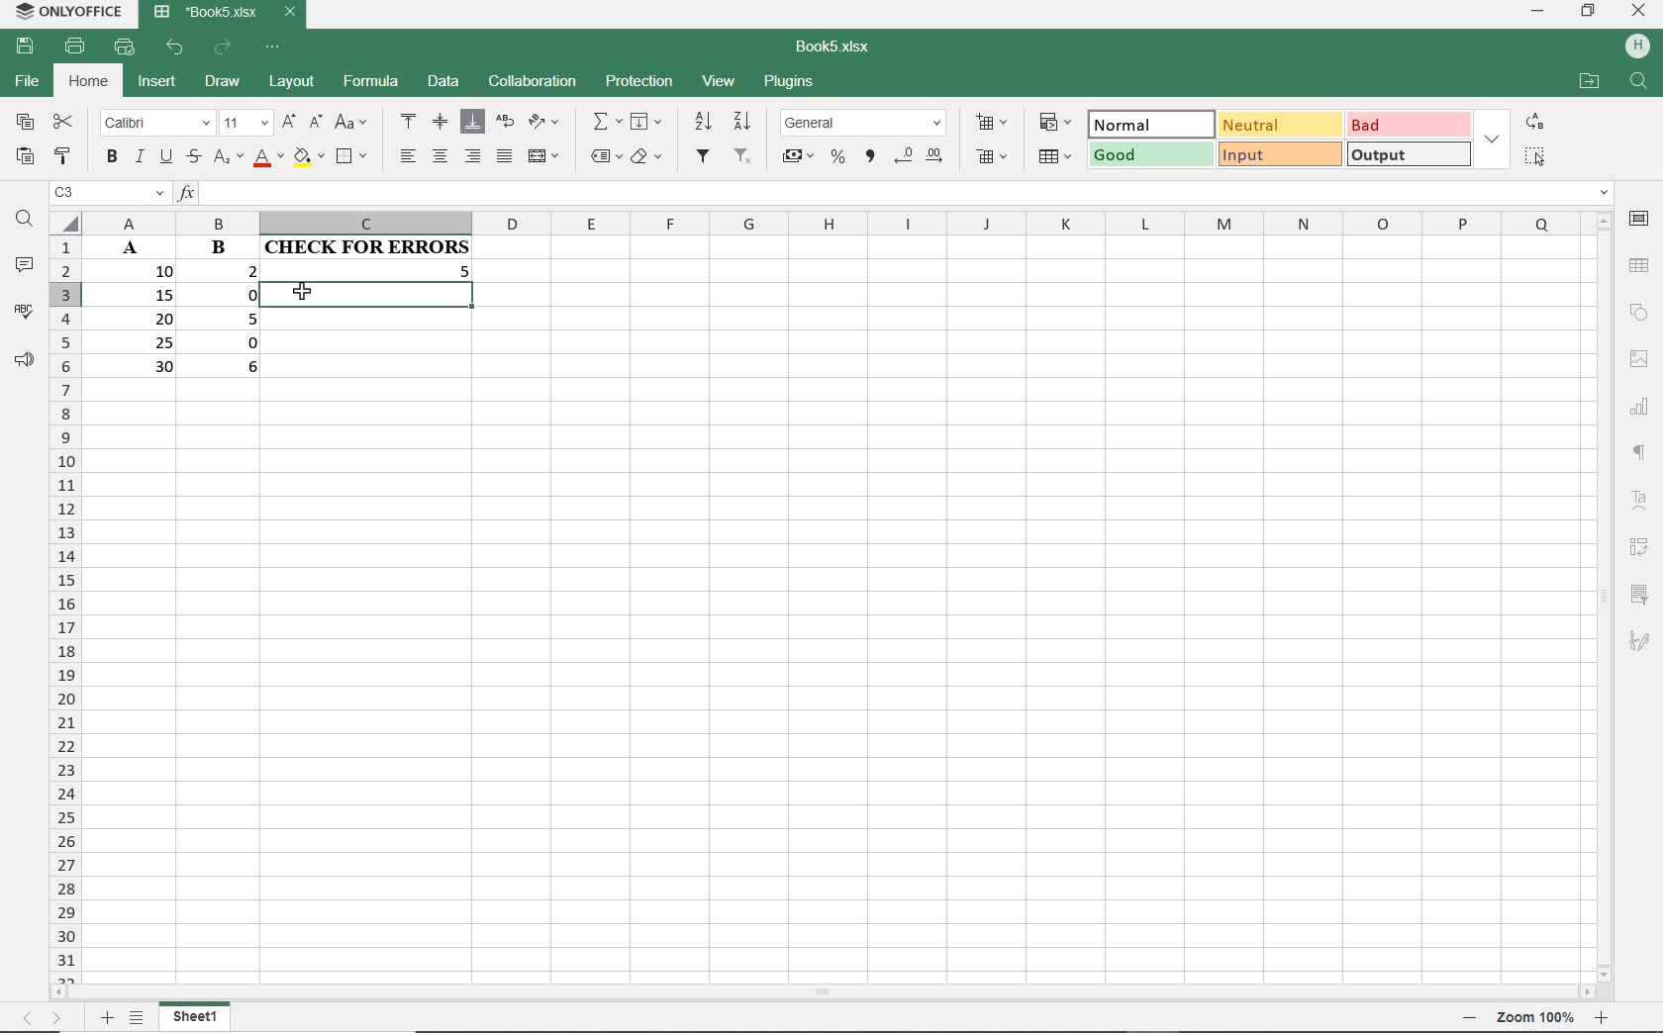 The width and height of the screenshot is (1663, 1033). What do you see at coordinates (44, 1018) in the screenshot?
I see `` at bounding box center [44, 1018].